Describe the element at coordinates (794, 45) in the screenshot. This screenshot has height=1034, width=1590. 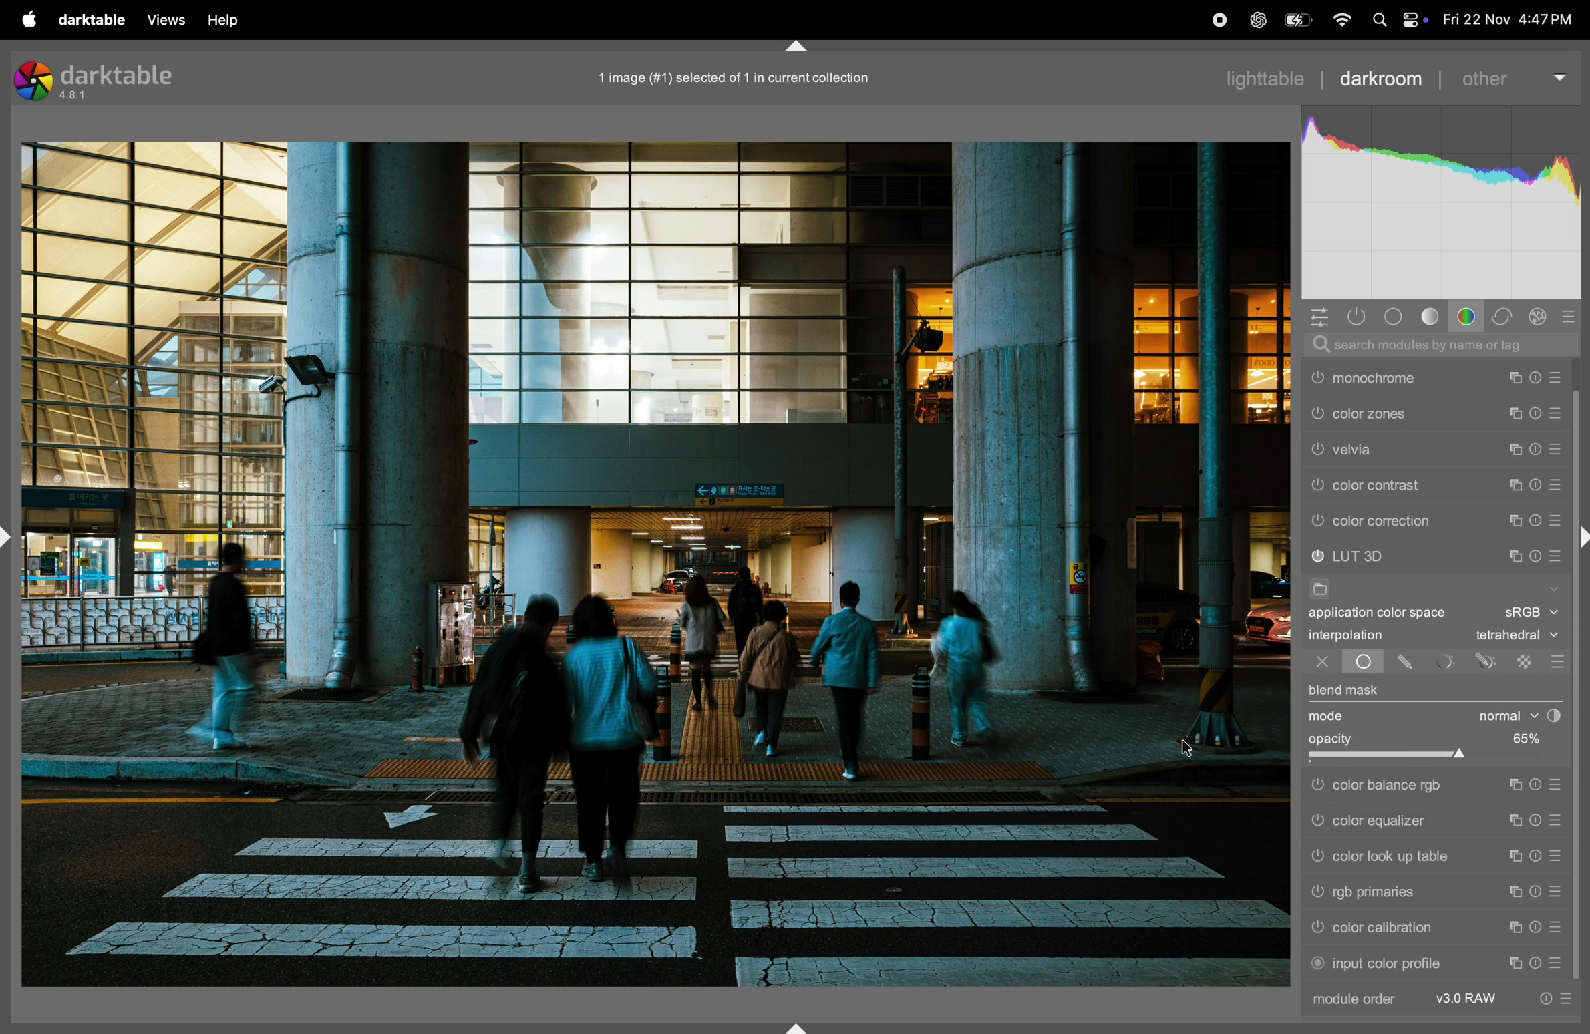
I see `shift+ctrl+t` at that location.